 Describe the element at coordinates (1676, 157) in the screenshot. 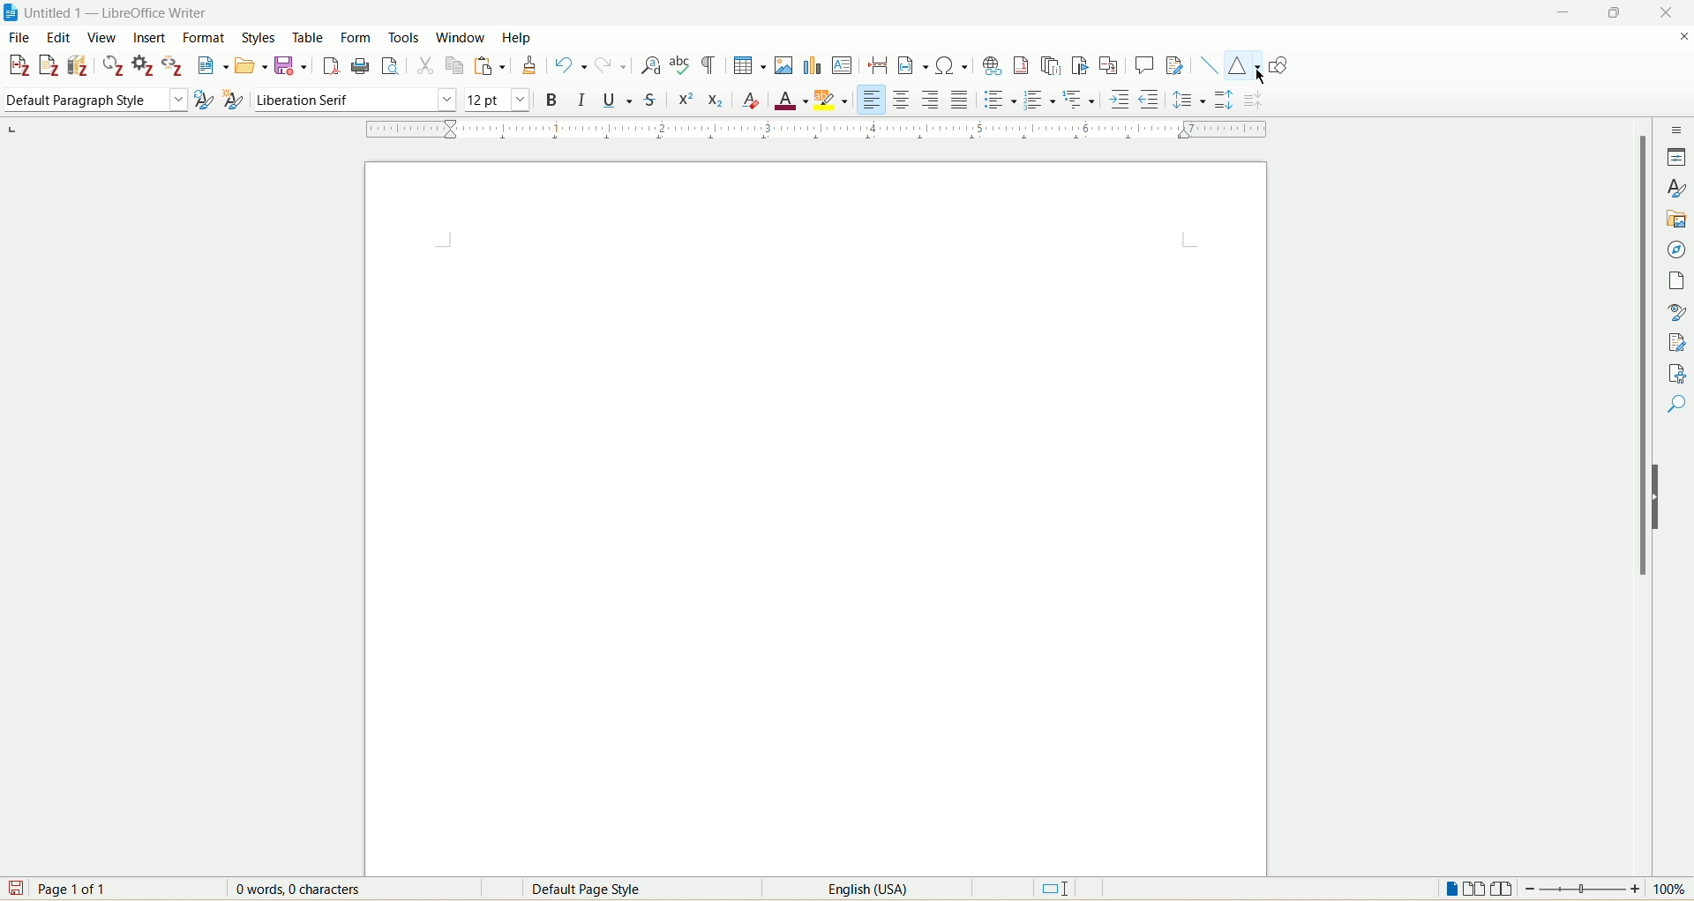

I see `properties` at that location.